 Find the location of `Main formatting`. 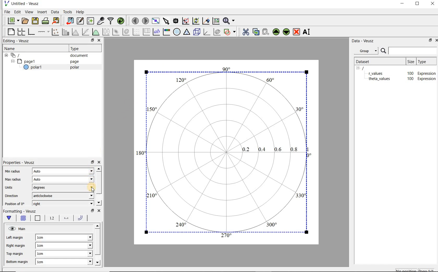

Main formatting is located at coordinates (9, 218).